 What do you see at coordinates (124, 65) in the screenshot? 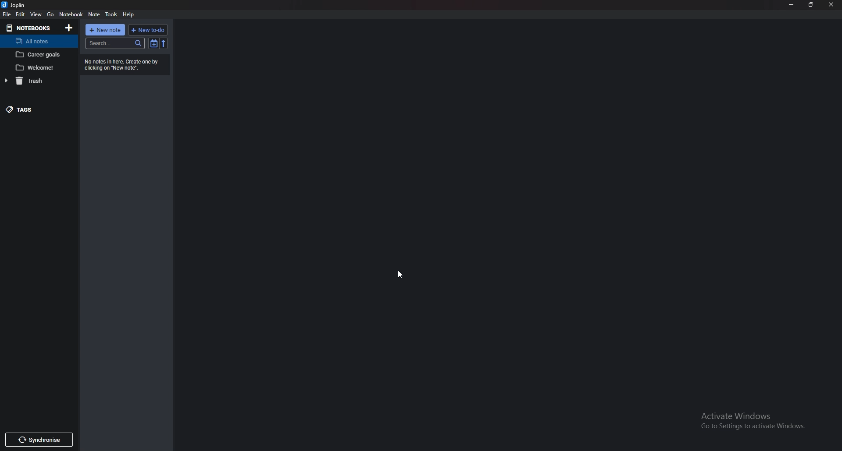
I see `info` at bounding box center [124, 65].